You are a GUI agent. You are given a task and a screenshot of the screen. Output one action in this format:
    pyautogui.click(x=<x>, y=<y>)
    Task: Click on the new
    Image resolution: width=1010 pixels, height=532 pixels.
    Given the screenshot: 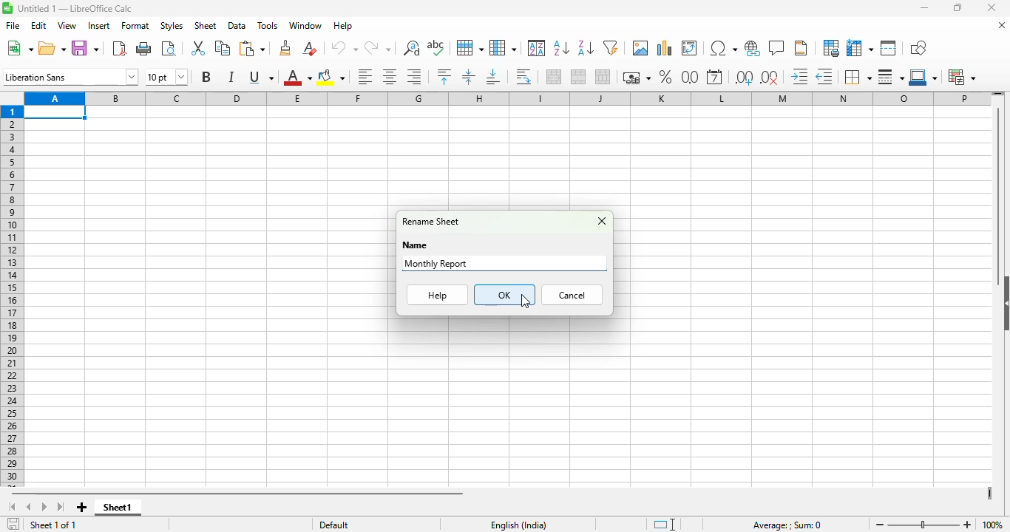 What is the action you would take?
    pyautogui.click(x=19, y=48)
    